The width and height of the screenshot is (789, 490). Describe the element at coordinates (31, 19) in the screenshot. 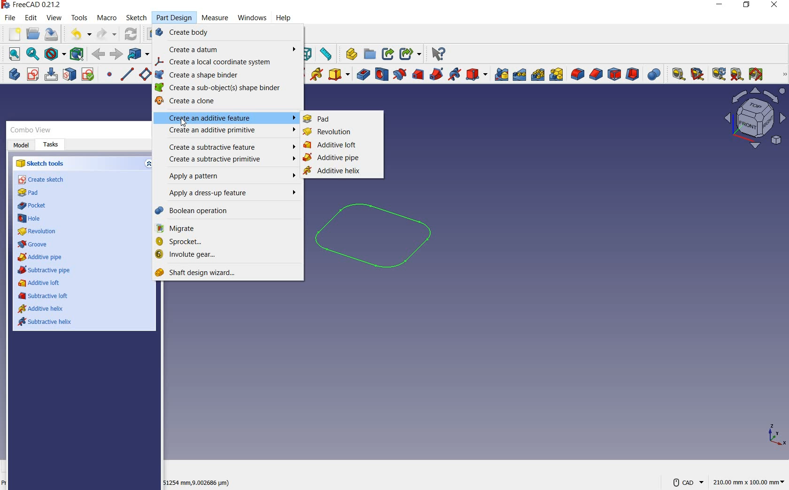

I see `edit` at that location.